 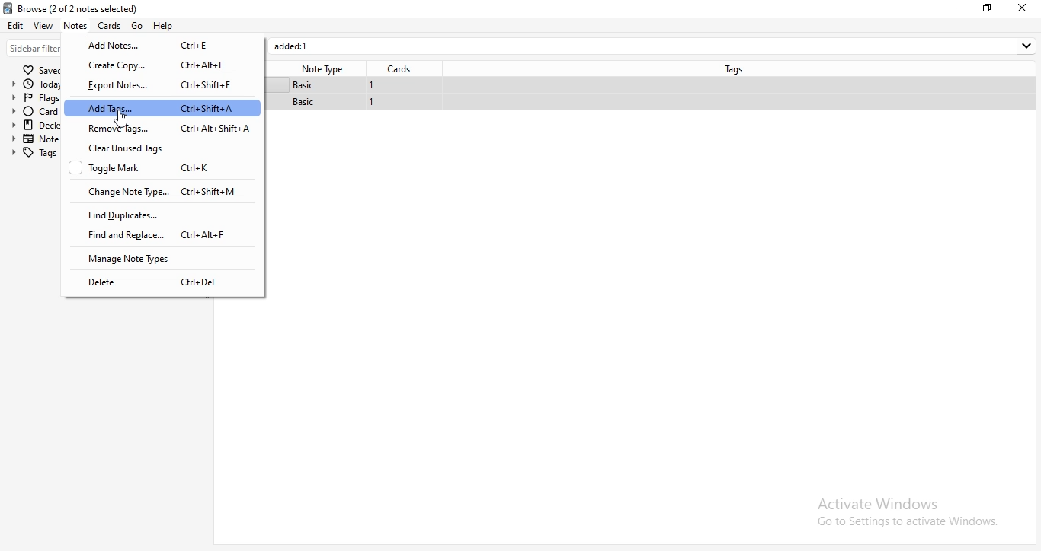 I want to click on restore, so click(x=988, y=8).